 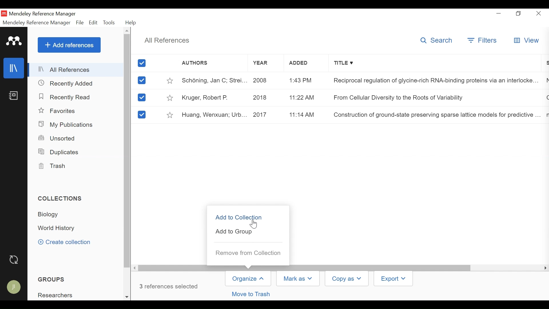 What do you see at coordinates (234, 232) in the screenshot?
I see `Add to Group` at bounding box center [234, 232].